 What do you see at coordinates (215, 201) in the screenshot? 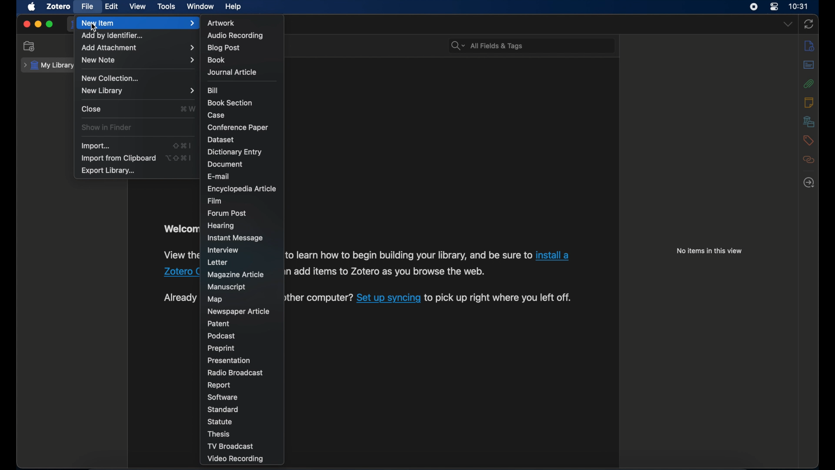
I see `film` at bounding box center [215, 201].